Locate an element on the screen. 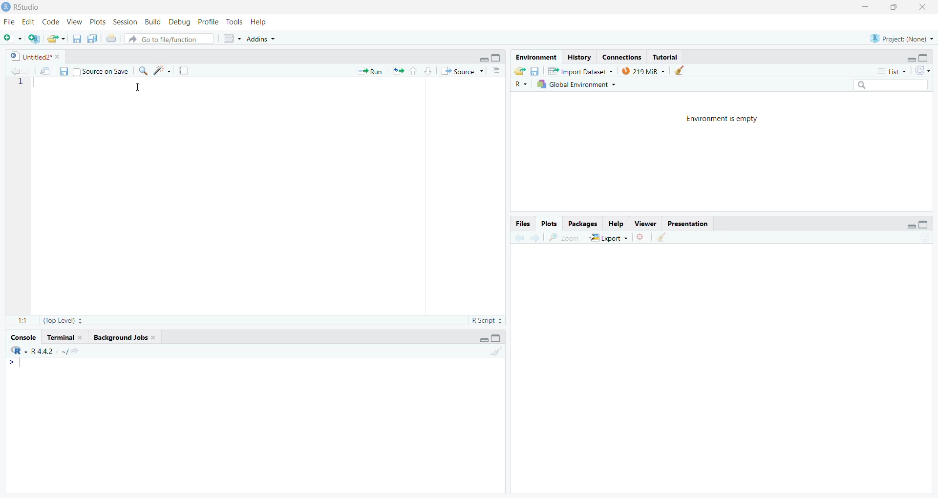  Import Dataset ~ is located at coordinates (580, 71).